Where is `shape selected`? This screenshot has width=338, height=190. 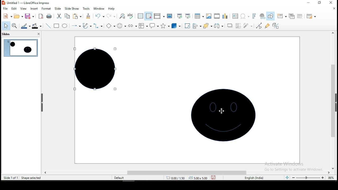
shape selected is located at coordinates (32, 178).